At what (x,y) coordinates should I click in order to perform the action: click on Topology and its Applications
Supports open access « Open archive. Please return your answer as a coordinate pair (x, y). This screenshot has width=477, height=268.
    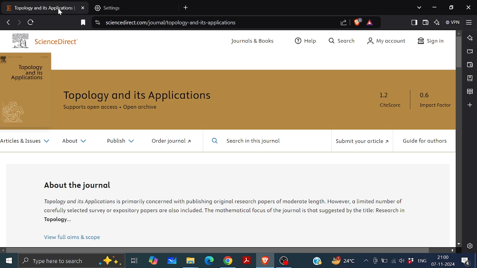
    Looking at the image, I should click on (142, 100).